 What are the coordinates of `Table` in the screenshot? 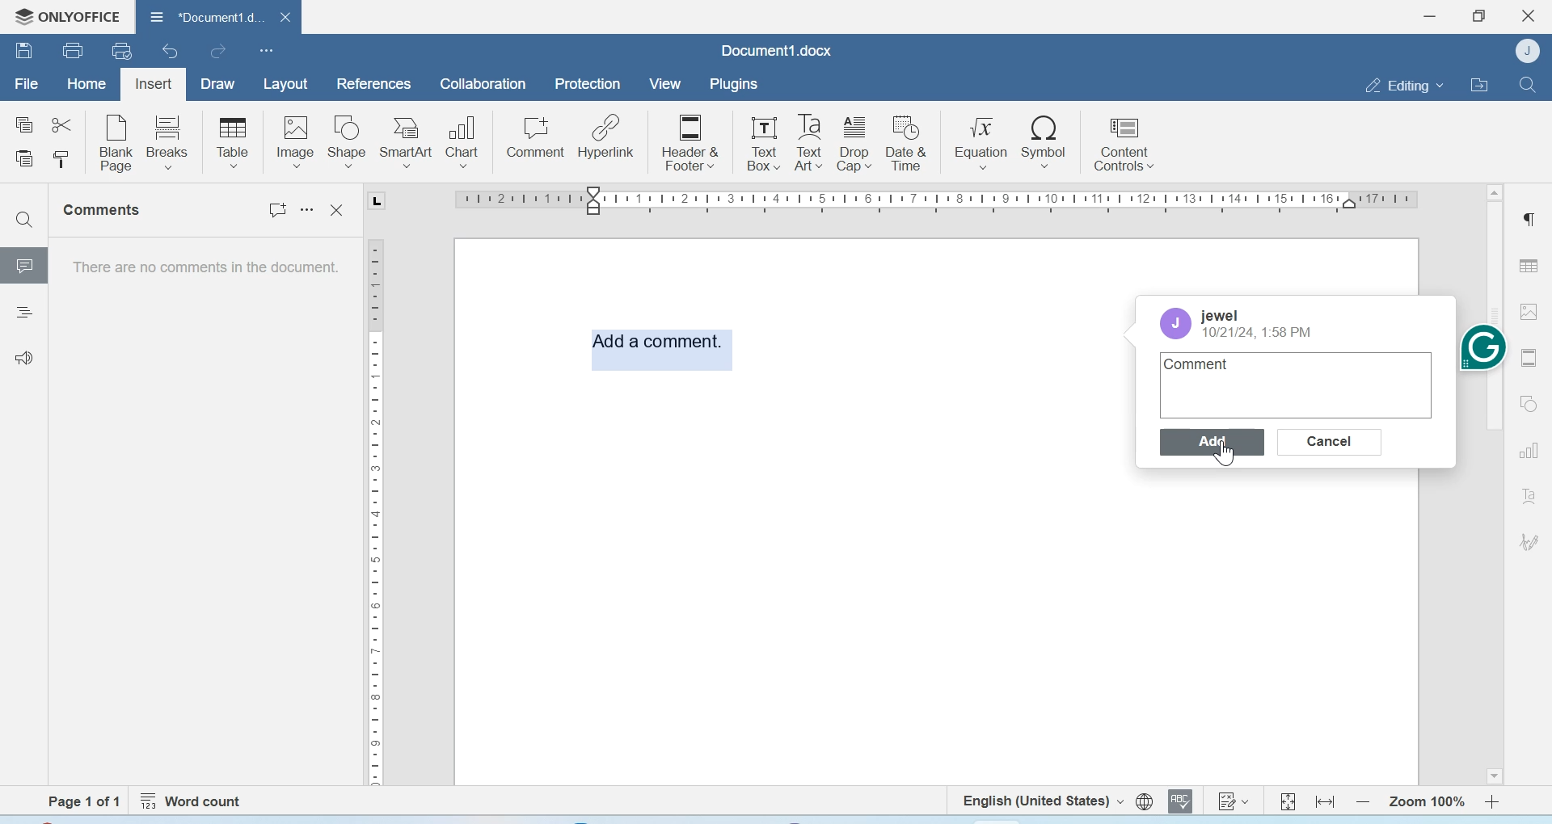 It's located at (1529, 265).